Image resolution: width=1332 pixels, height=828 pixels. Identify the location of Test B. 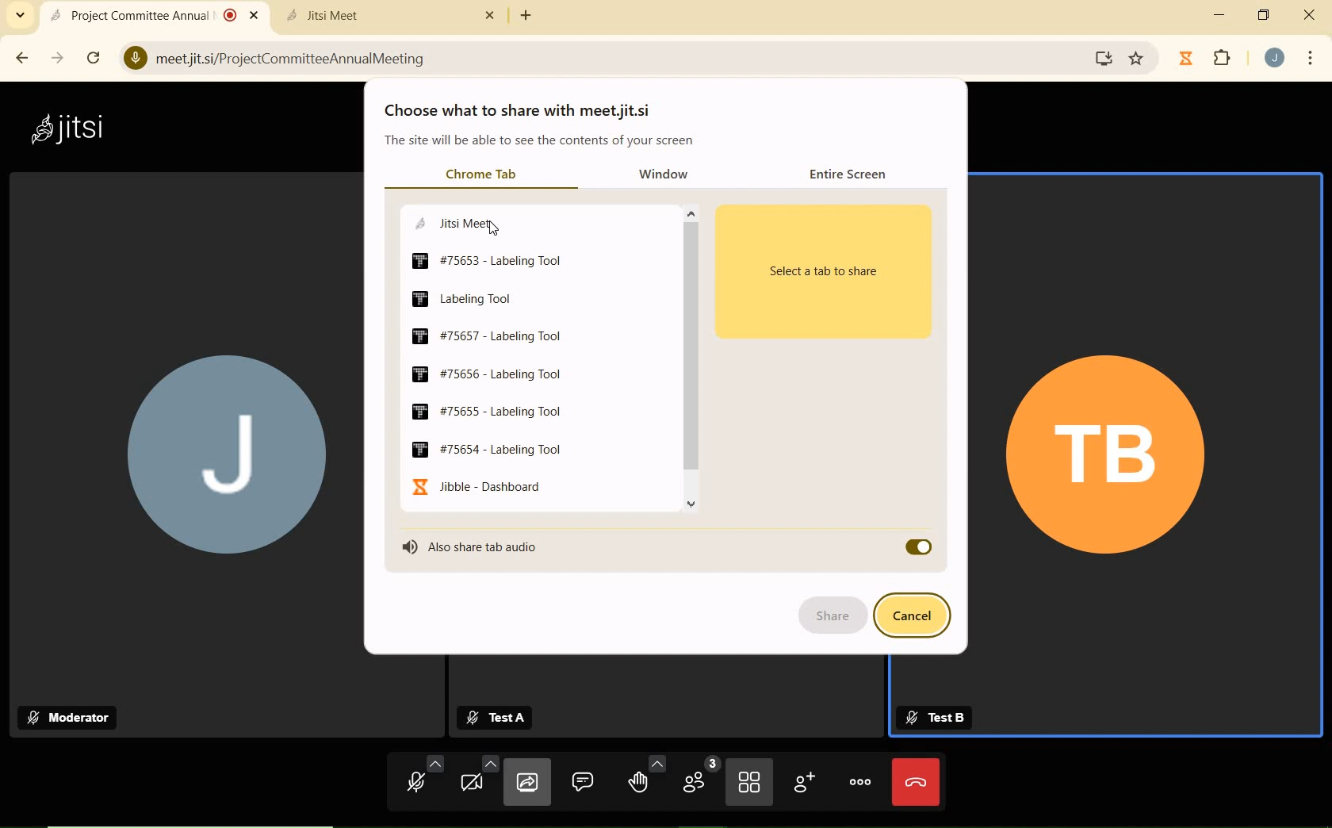
(935, 715).